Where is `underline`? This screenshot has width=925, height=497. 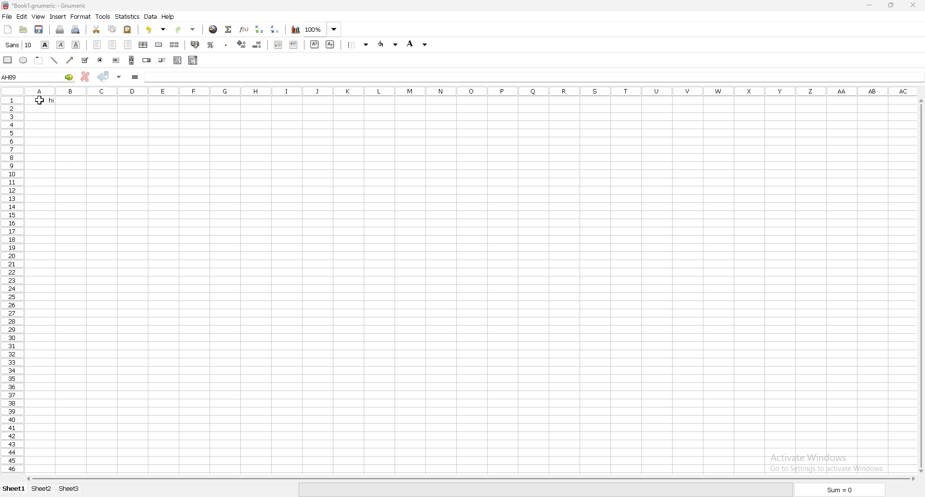 underline is located at coordinates (76, 45).